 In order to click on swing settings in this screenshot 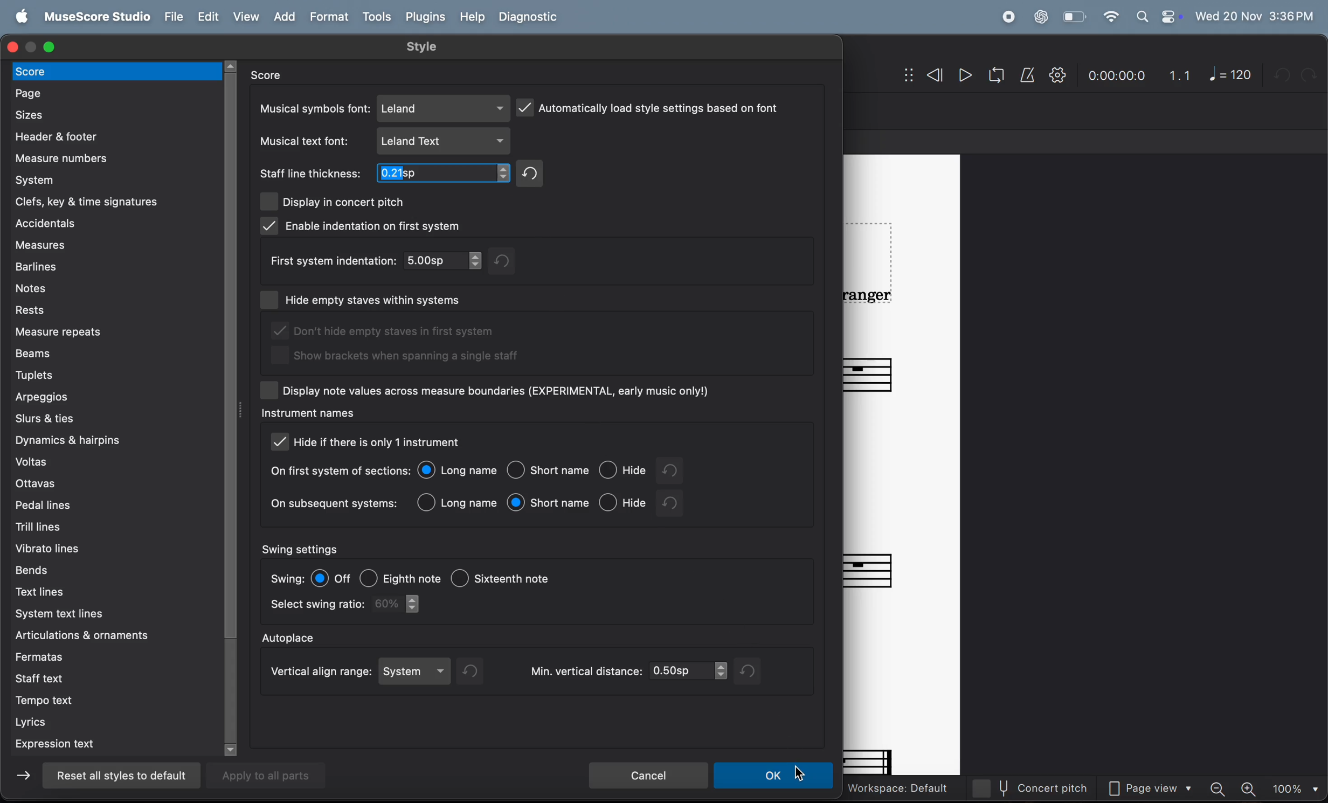, I will do `click(302, 548)`.